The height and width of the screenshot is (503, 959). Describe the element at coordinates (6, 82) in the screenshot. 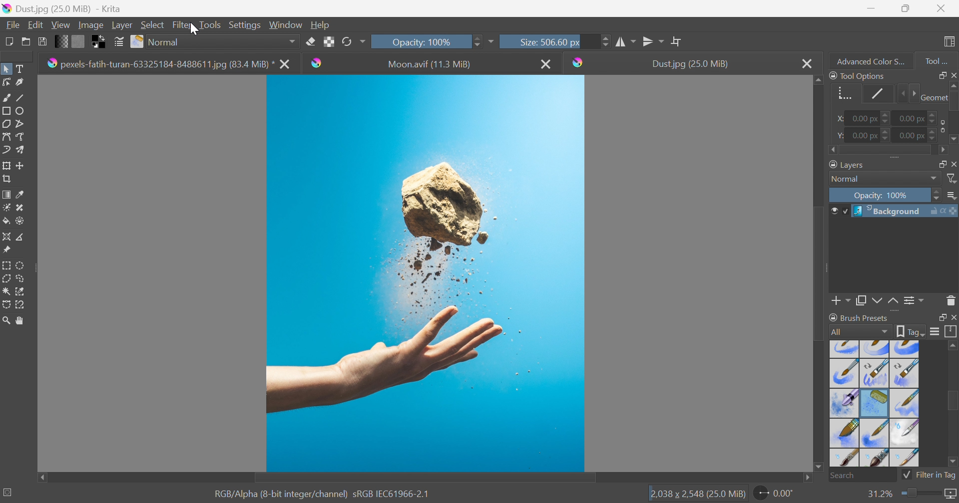

I see `Edit shapes tool` at that location.